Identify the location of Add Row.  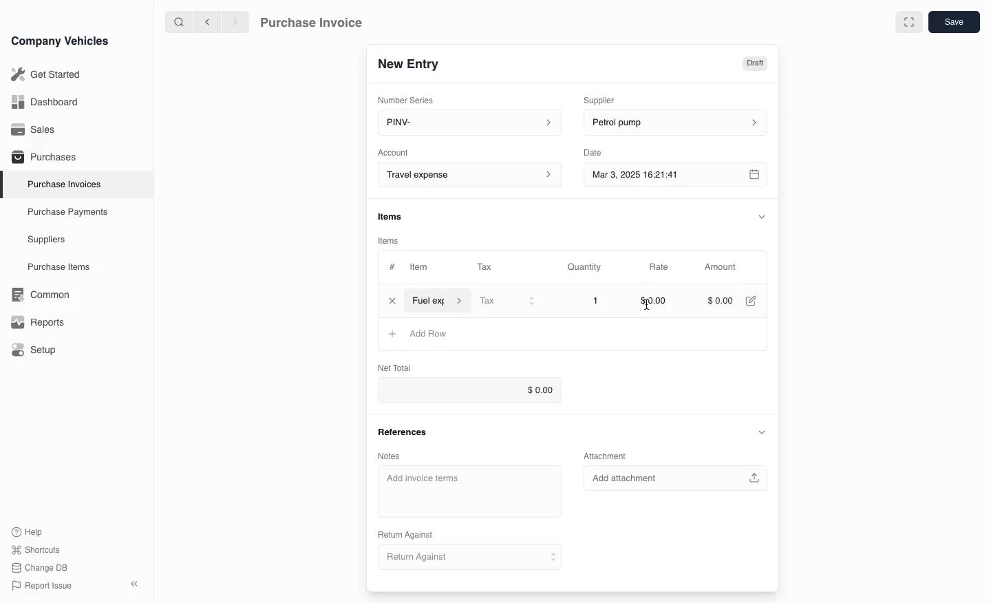
(417, 335).